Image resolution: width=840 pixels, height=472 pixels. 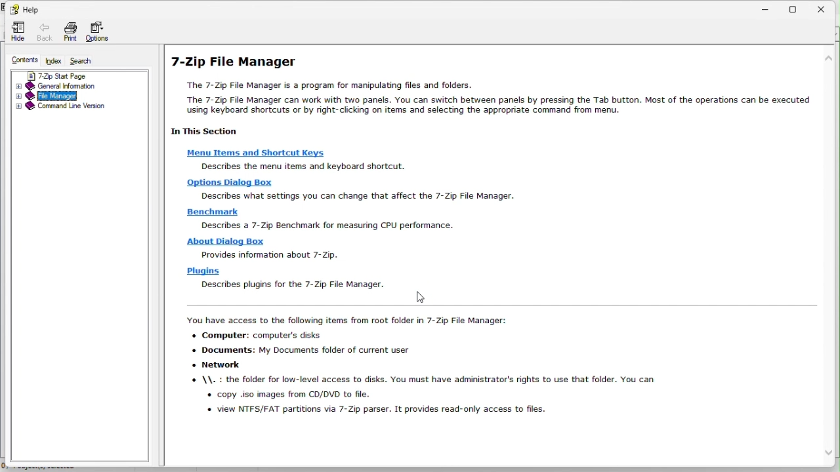 I want to click on Manu items and shortcut keys, so click(x=256, y=152).